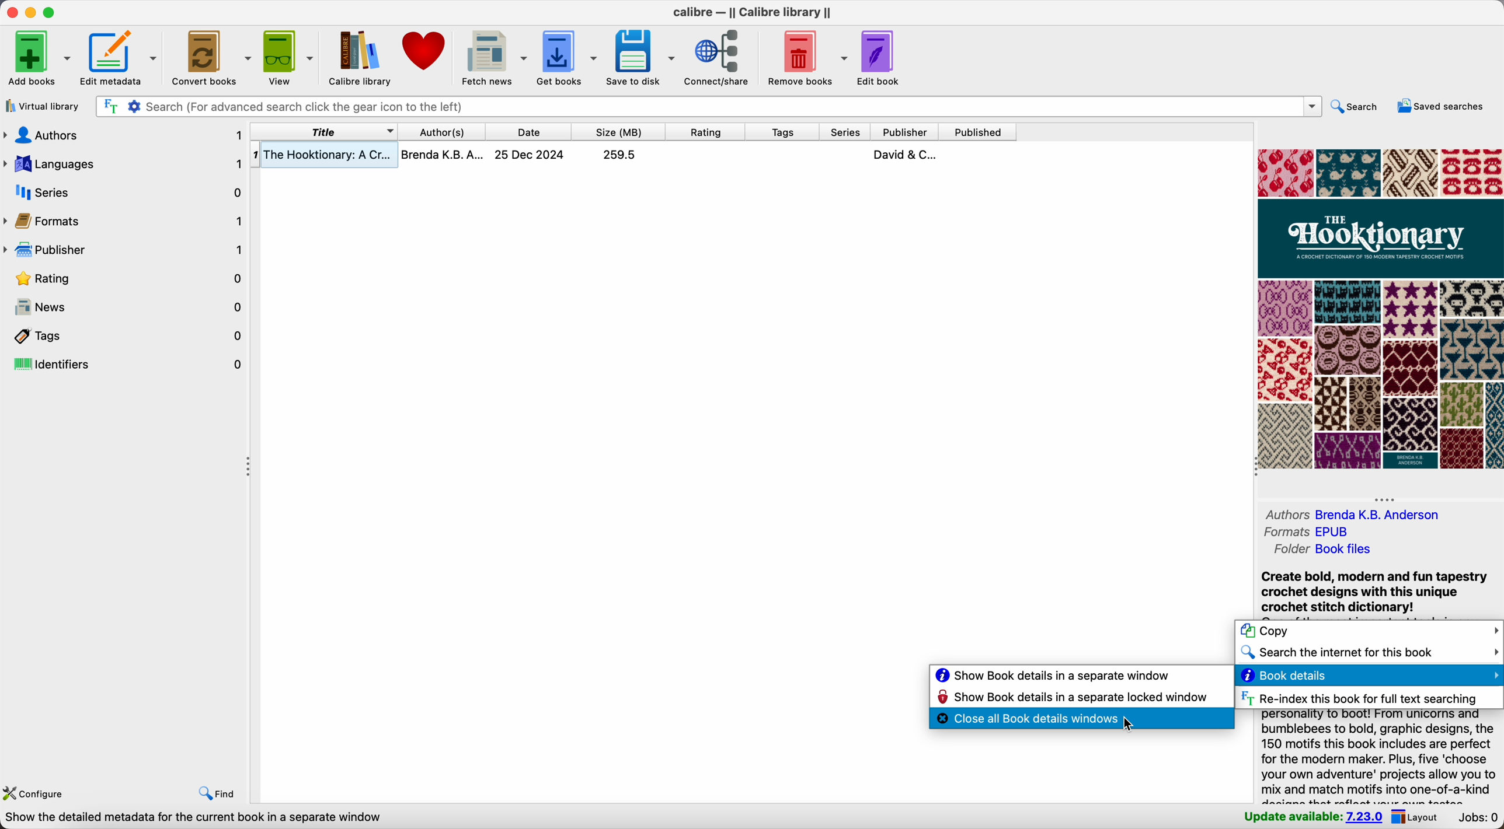  I want to click on jobs: 0, so click(1479, 818).